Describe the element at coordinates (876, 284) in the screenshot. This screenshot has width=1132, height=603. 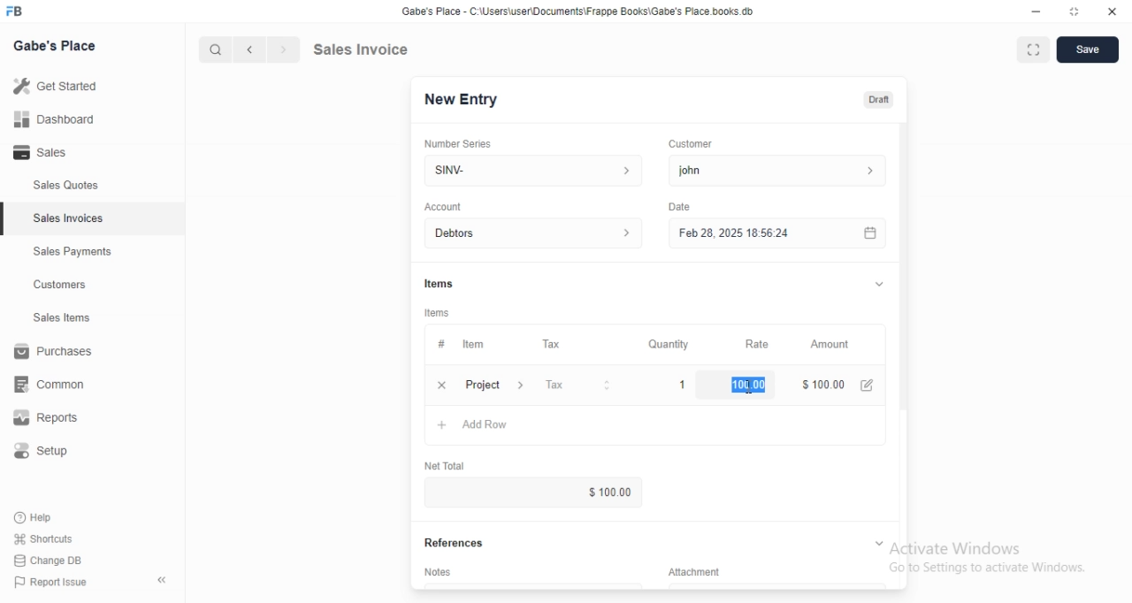
I see `collapse` at that location.